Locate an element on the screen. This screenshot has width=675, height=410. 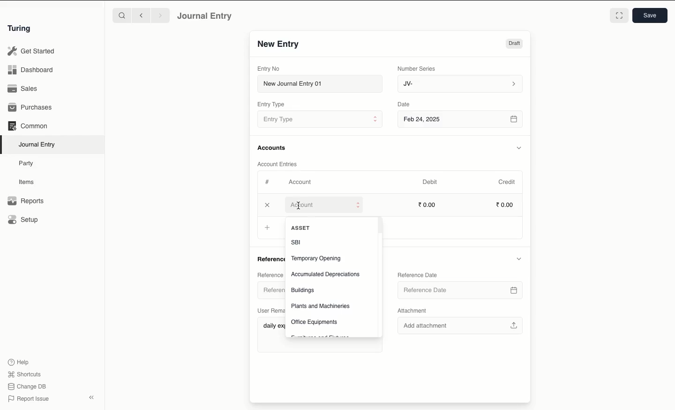
Attachment is located at coordinates (414, 310).